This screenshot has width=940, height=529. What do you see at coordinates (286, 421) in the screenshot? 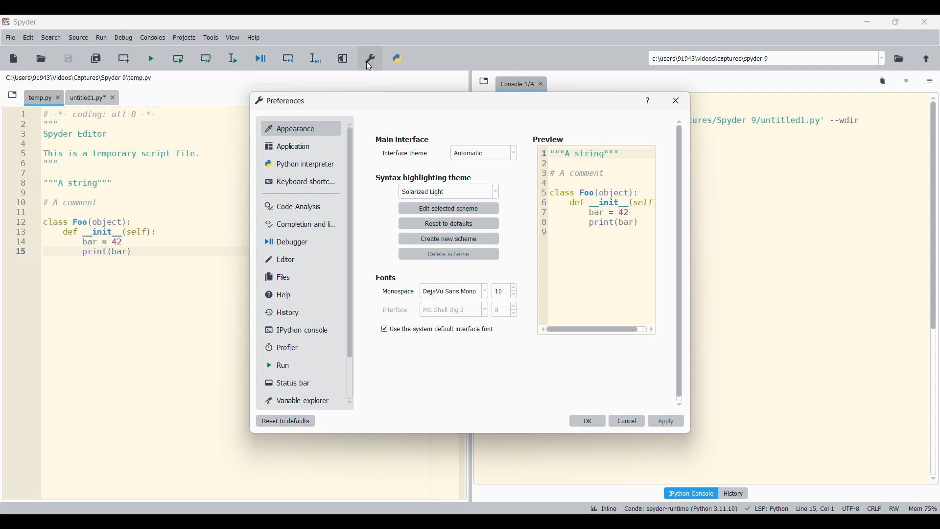
I see `Reset to defaults` at bounding box center [286, 421].